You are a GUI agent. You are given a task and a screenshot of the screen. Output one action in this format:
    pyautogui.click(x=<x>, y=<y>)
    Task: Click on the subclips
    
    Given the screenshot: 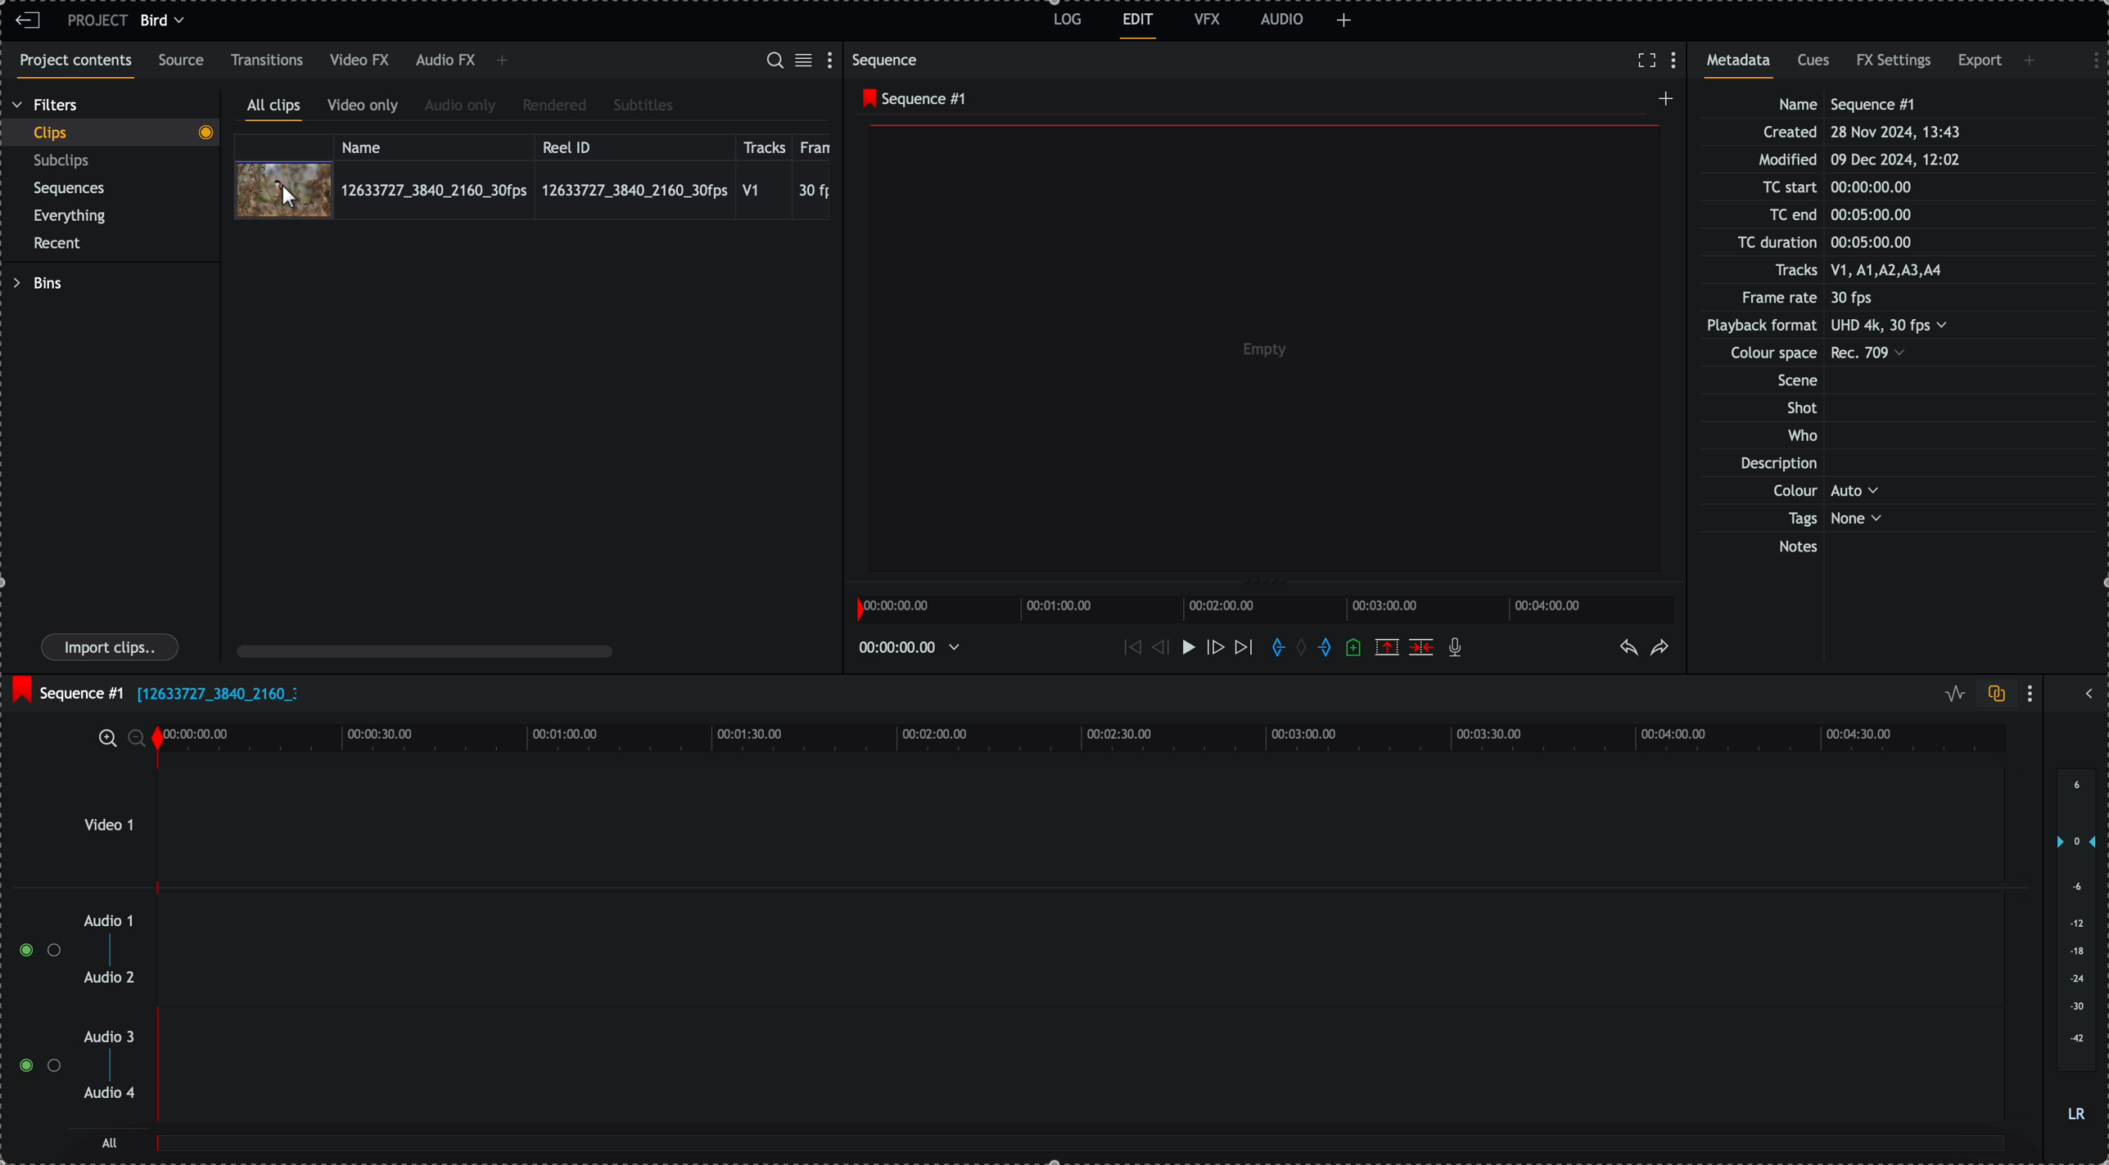 What is the action you would take?
    pyautogui.click(x=65, y=161)
    